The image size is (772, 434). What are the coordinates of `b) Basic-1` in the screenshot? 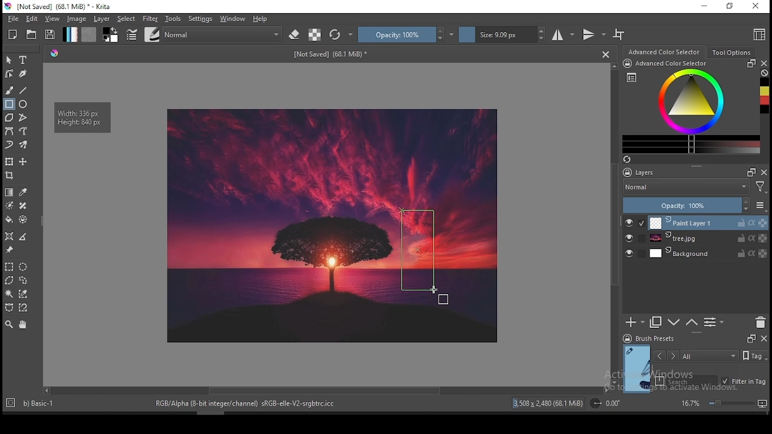 It's located at (33, 401).